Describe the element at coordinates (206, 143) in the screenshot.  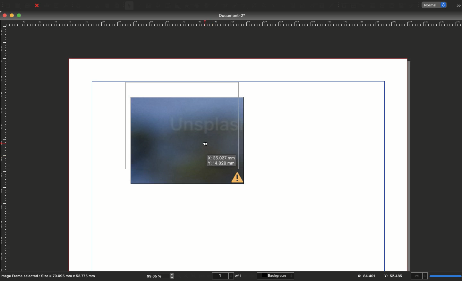
I see `cursor` at that location.